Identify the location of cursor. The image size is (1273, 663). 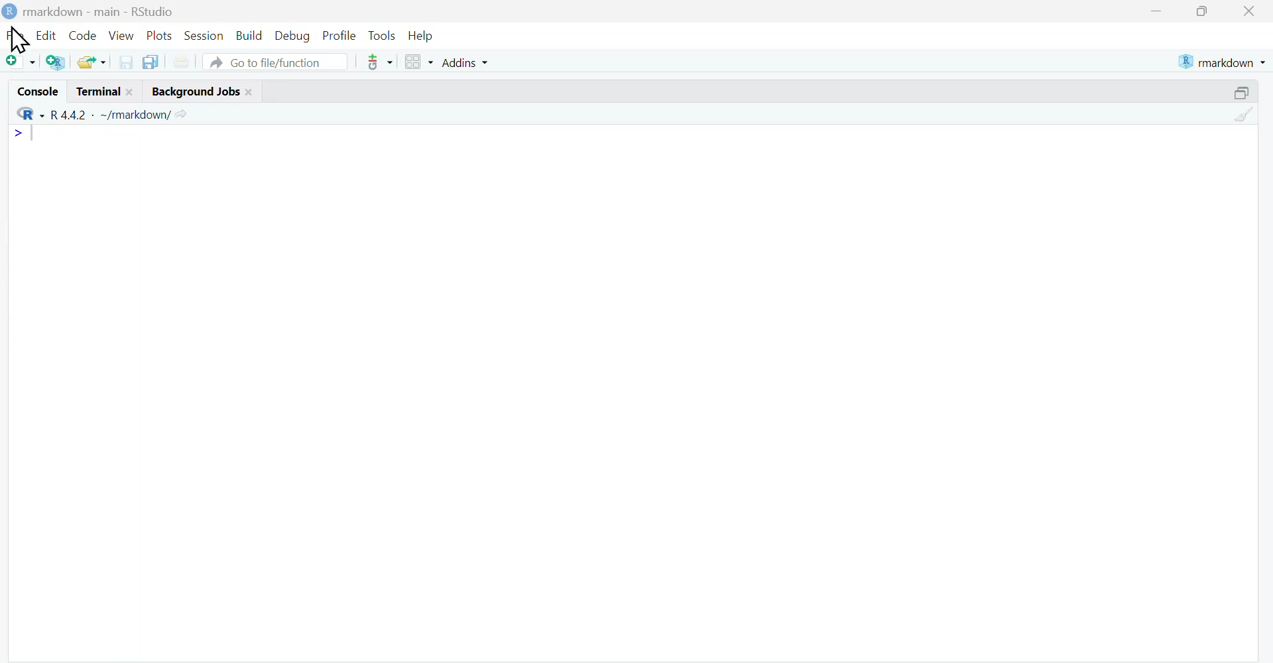
(19, 40).